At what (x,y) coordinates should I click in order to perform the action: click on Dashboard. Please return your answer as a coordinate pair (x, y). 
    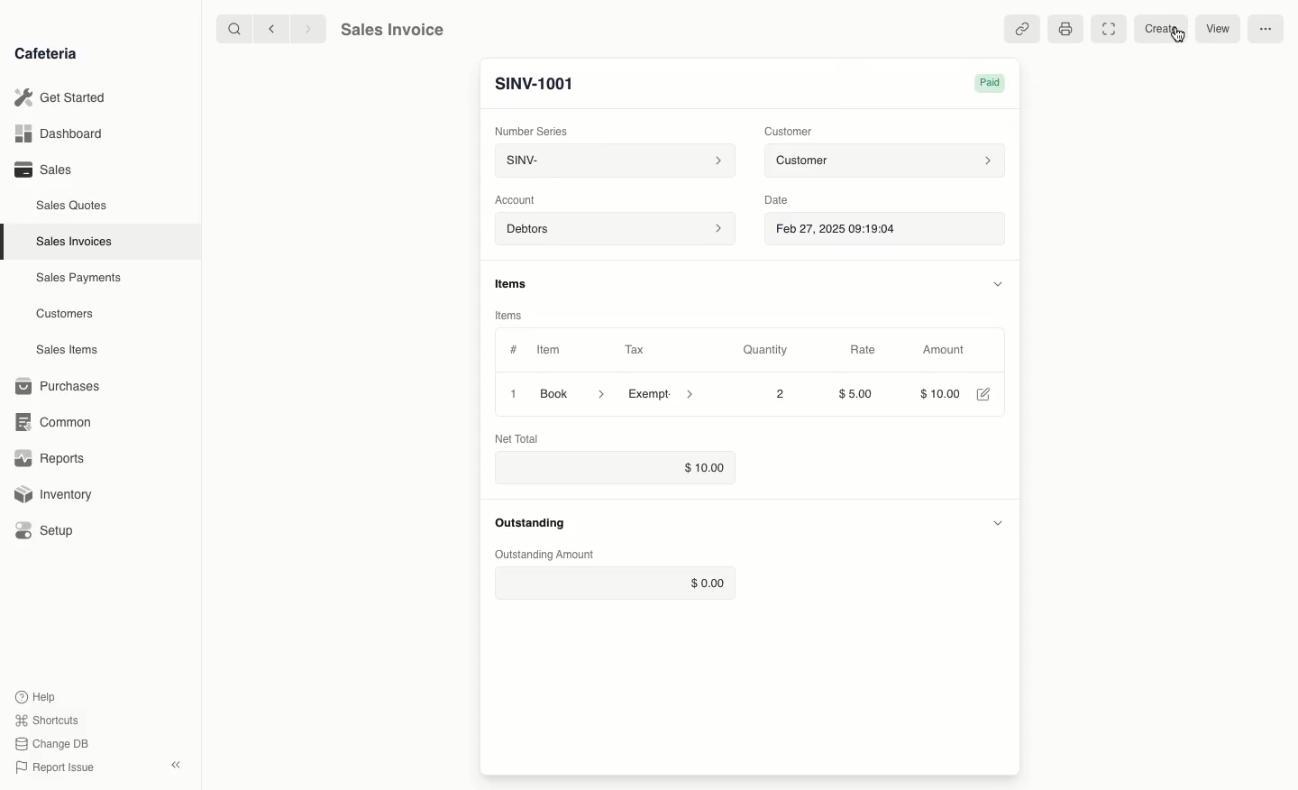
    Looking at the image, I should click on (59, 133).